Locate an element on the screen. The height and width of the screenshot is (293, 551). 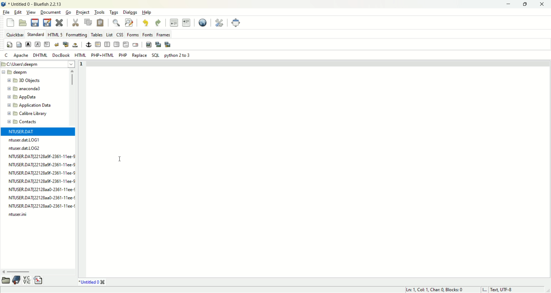
HTML comment is located at coordinates (125, 44).